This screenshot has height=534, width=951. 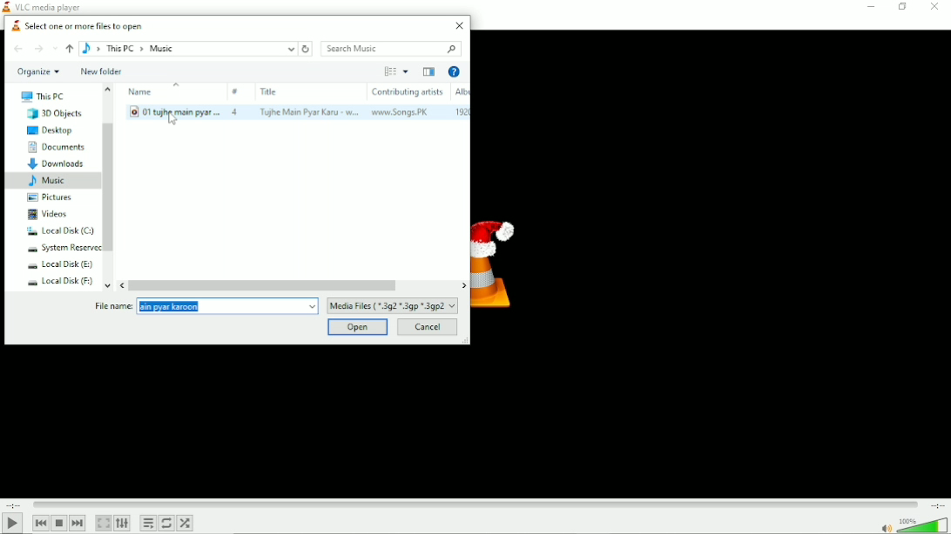 I want to click on move up, so click(x=111, y=87).